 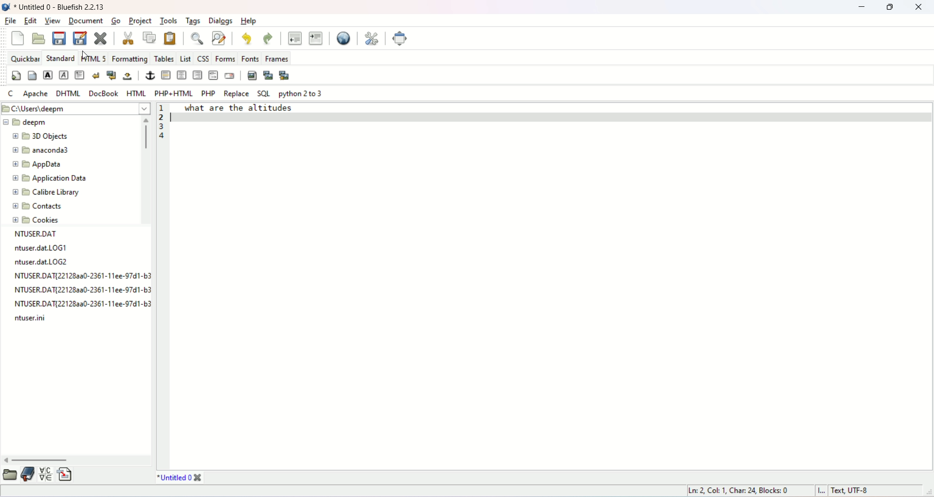 I want to click on project, so click(x=140, y=21).